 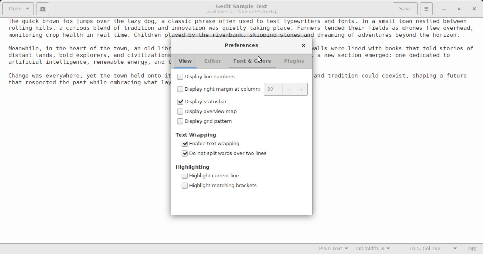 I want to click on Close Tab, so click(x=304, y=46).